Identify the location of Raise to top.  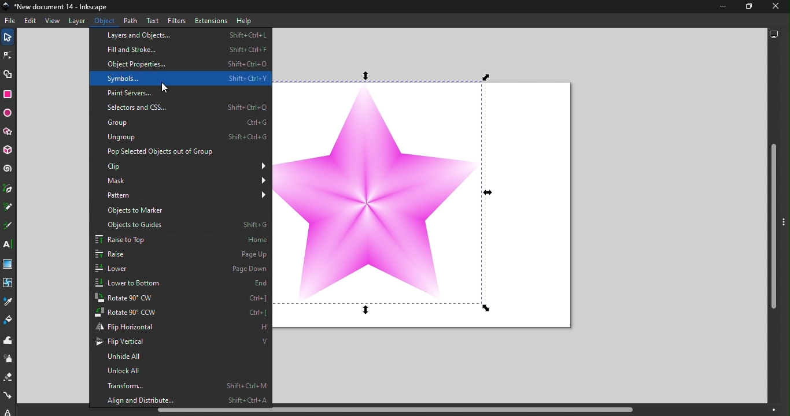
(179, 240).